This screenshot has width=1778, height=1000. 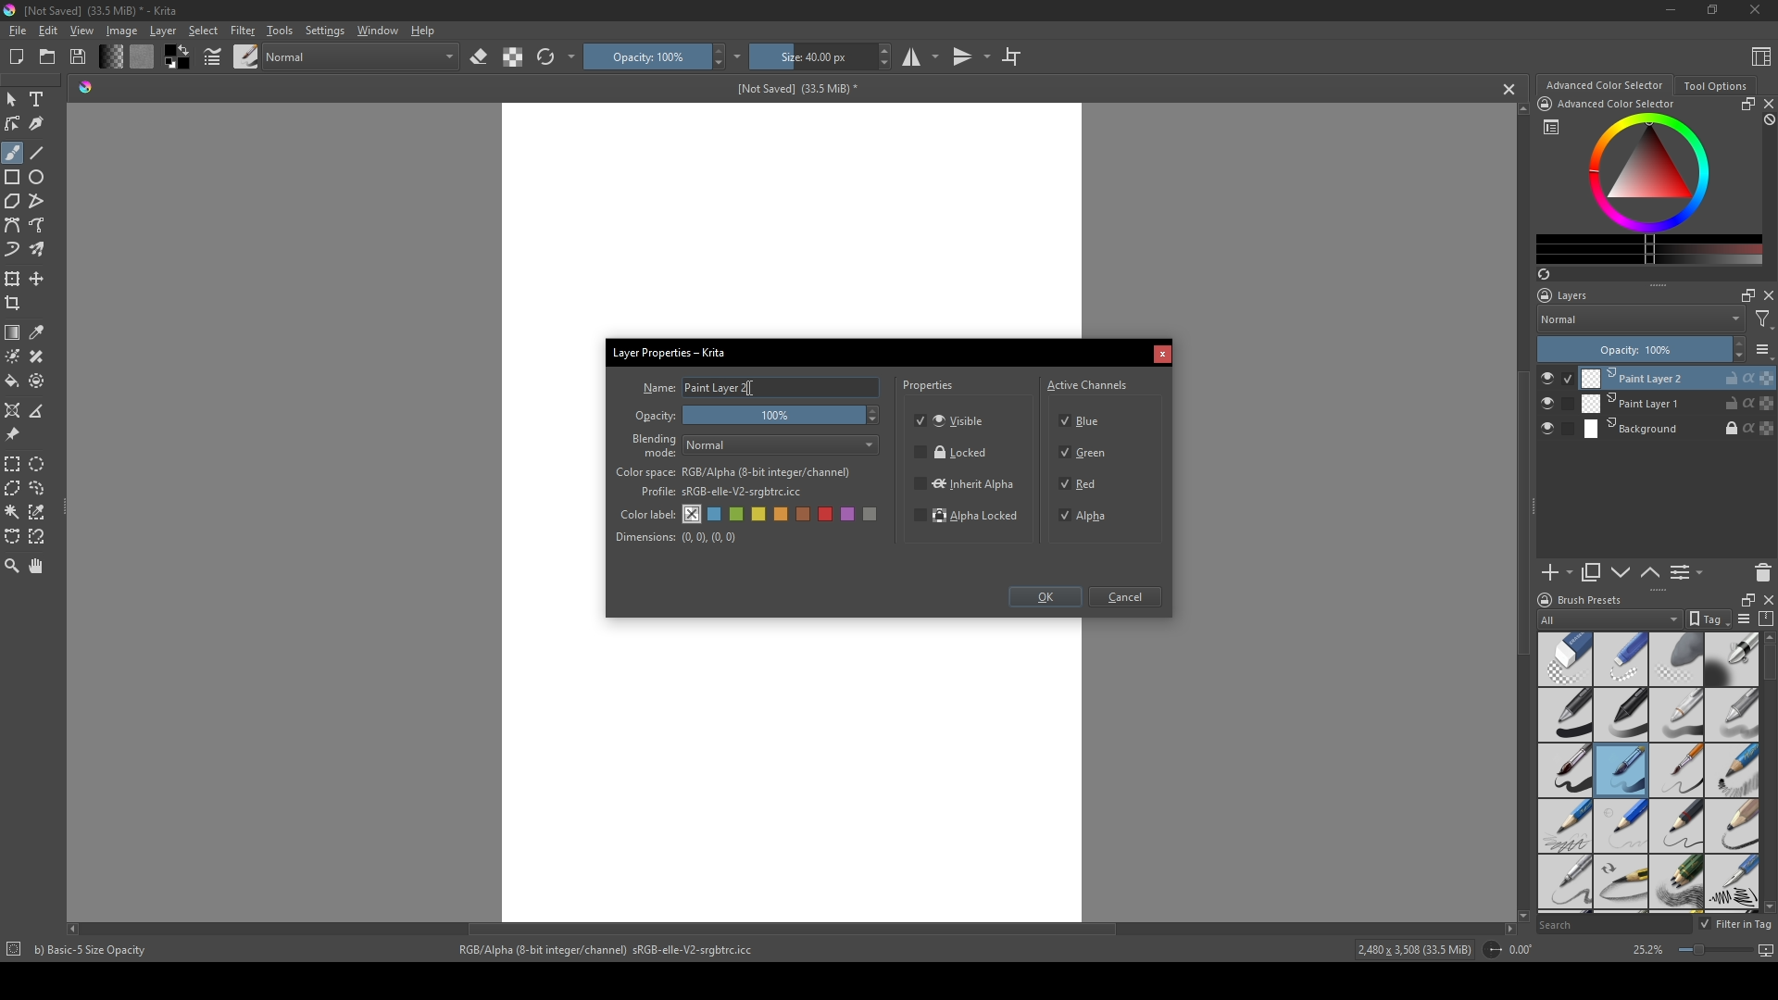 What do you see at coordinates (1767, 619) in the screenshot?
I see `compress` at bounding box center [1767, 619].